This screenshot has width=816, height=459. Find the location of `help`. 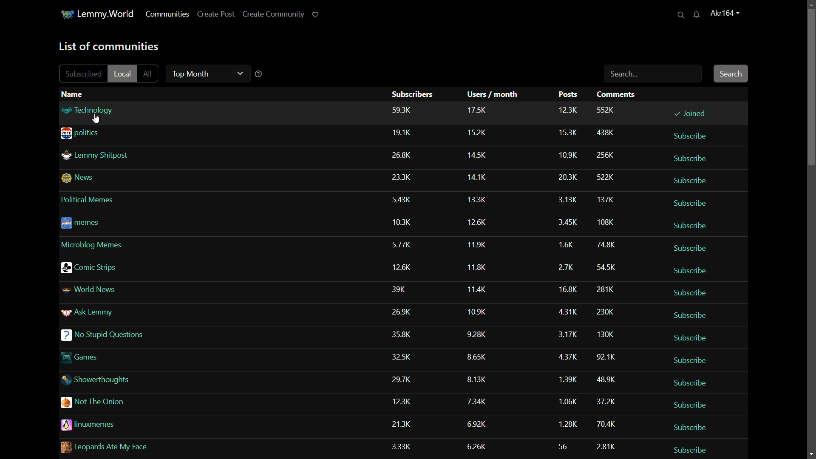

help is located at coordinates (260, 75).